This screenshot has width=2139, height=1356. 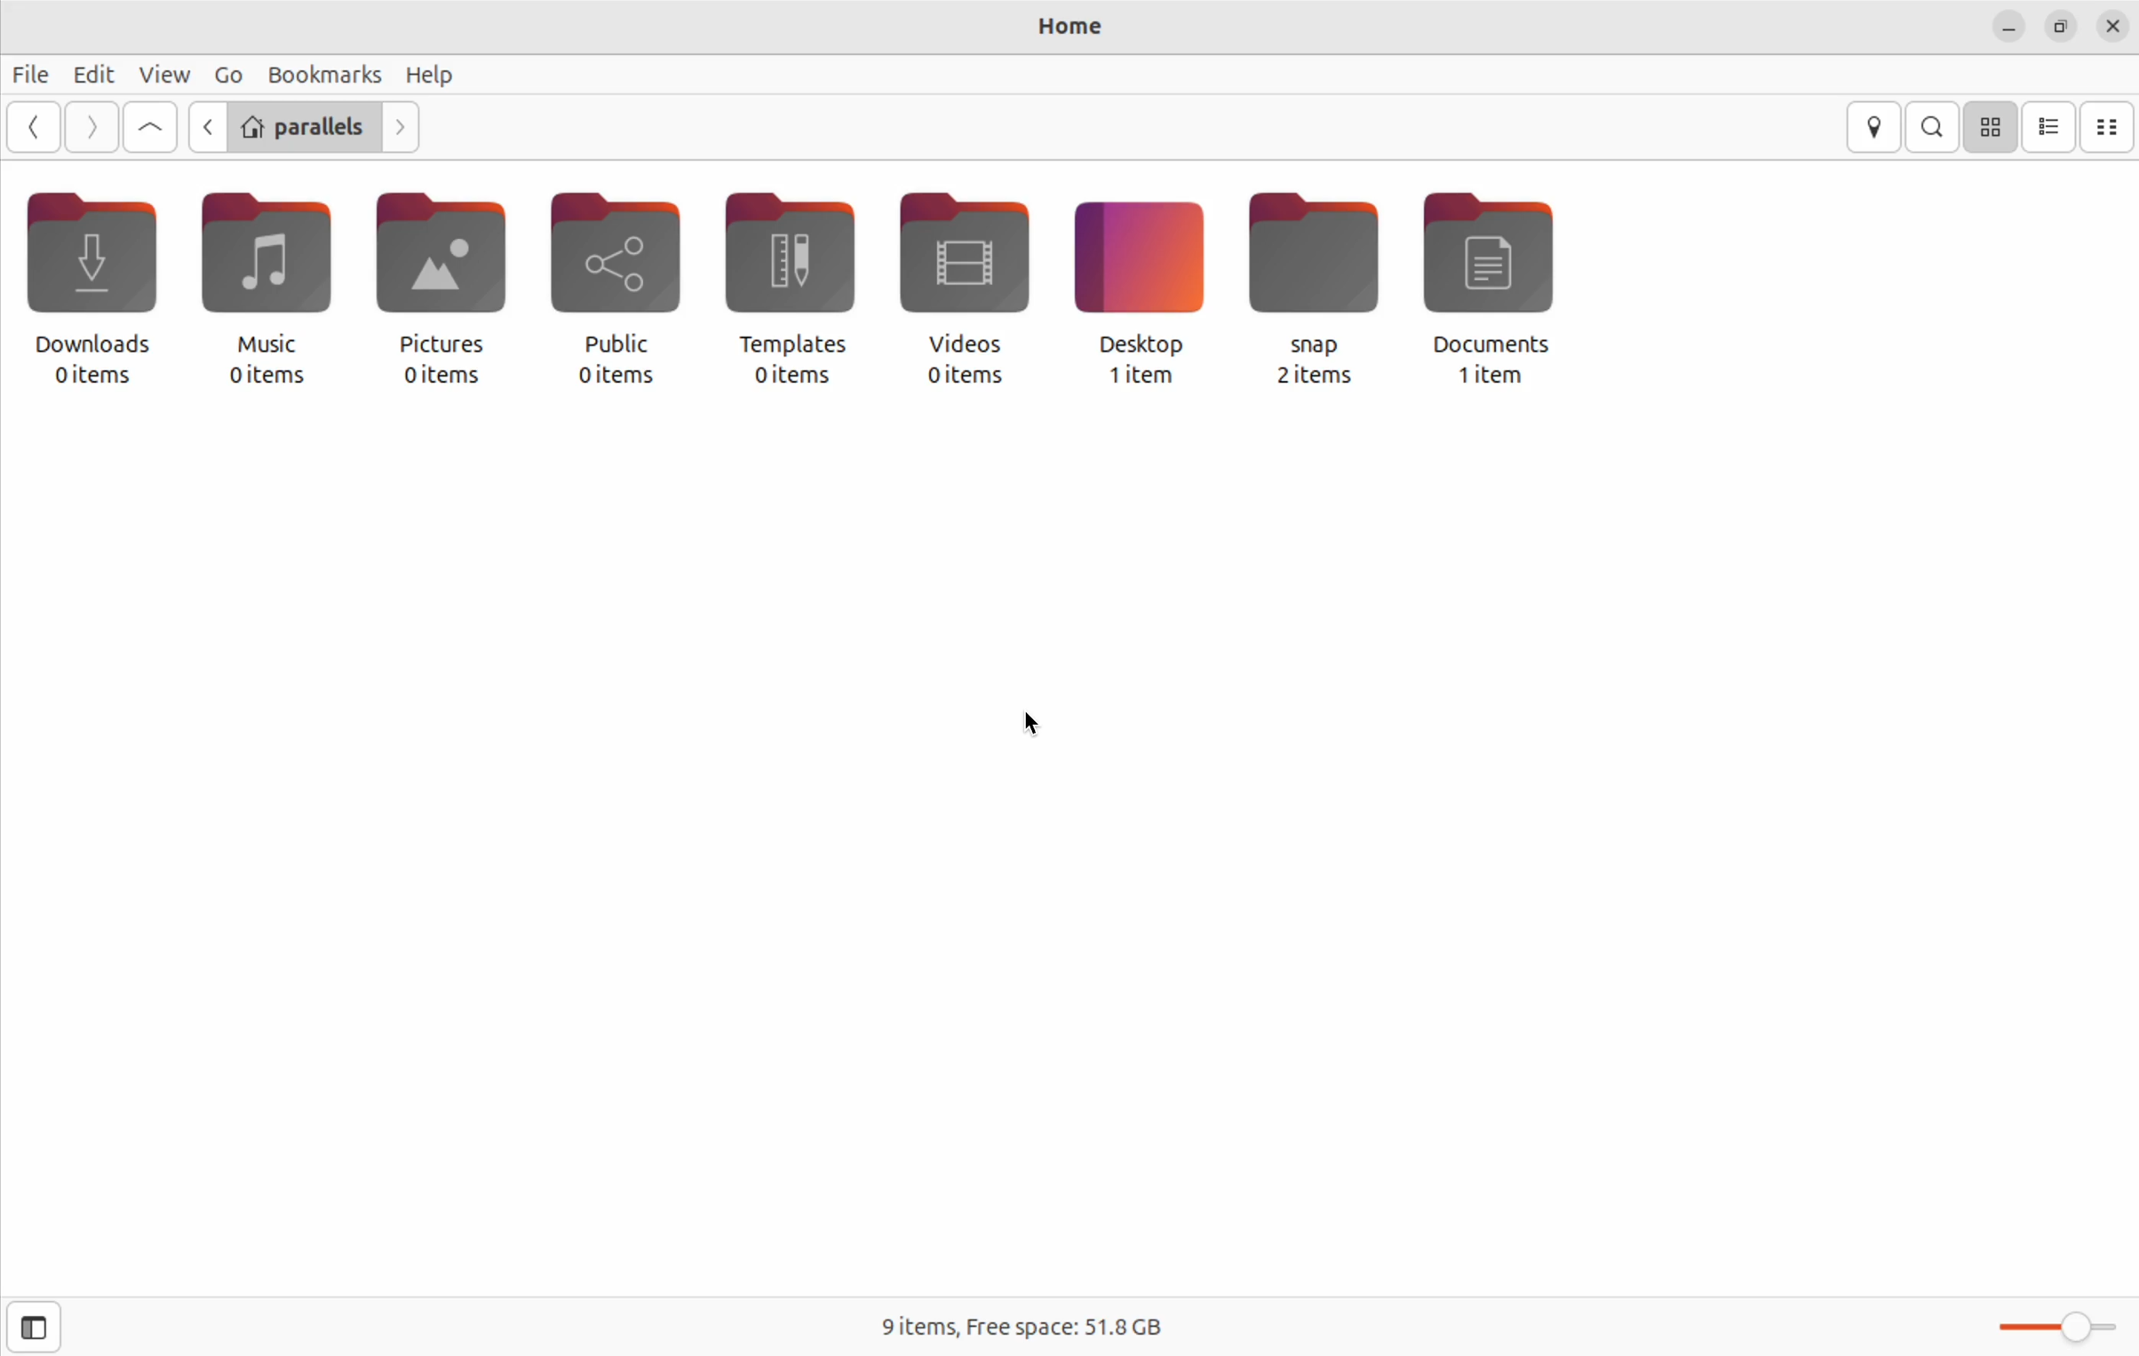 I want to click on files, so click(x=34, y=75).